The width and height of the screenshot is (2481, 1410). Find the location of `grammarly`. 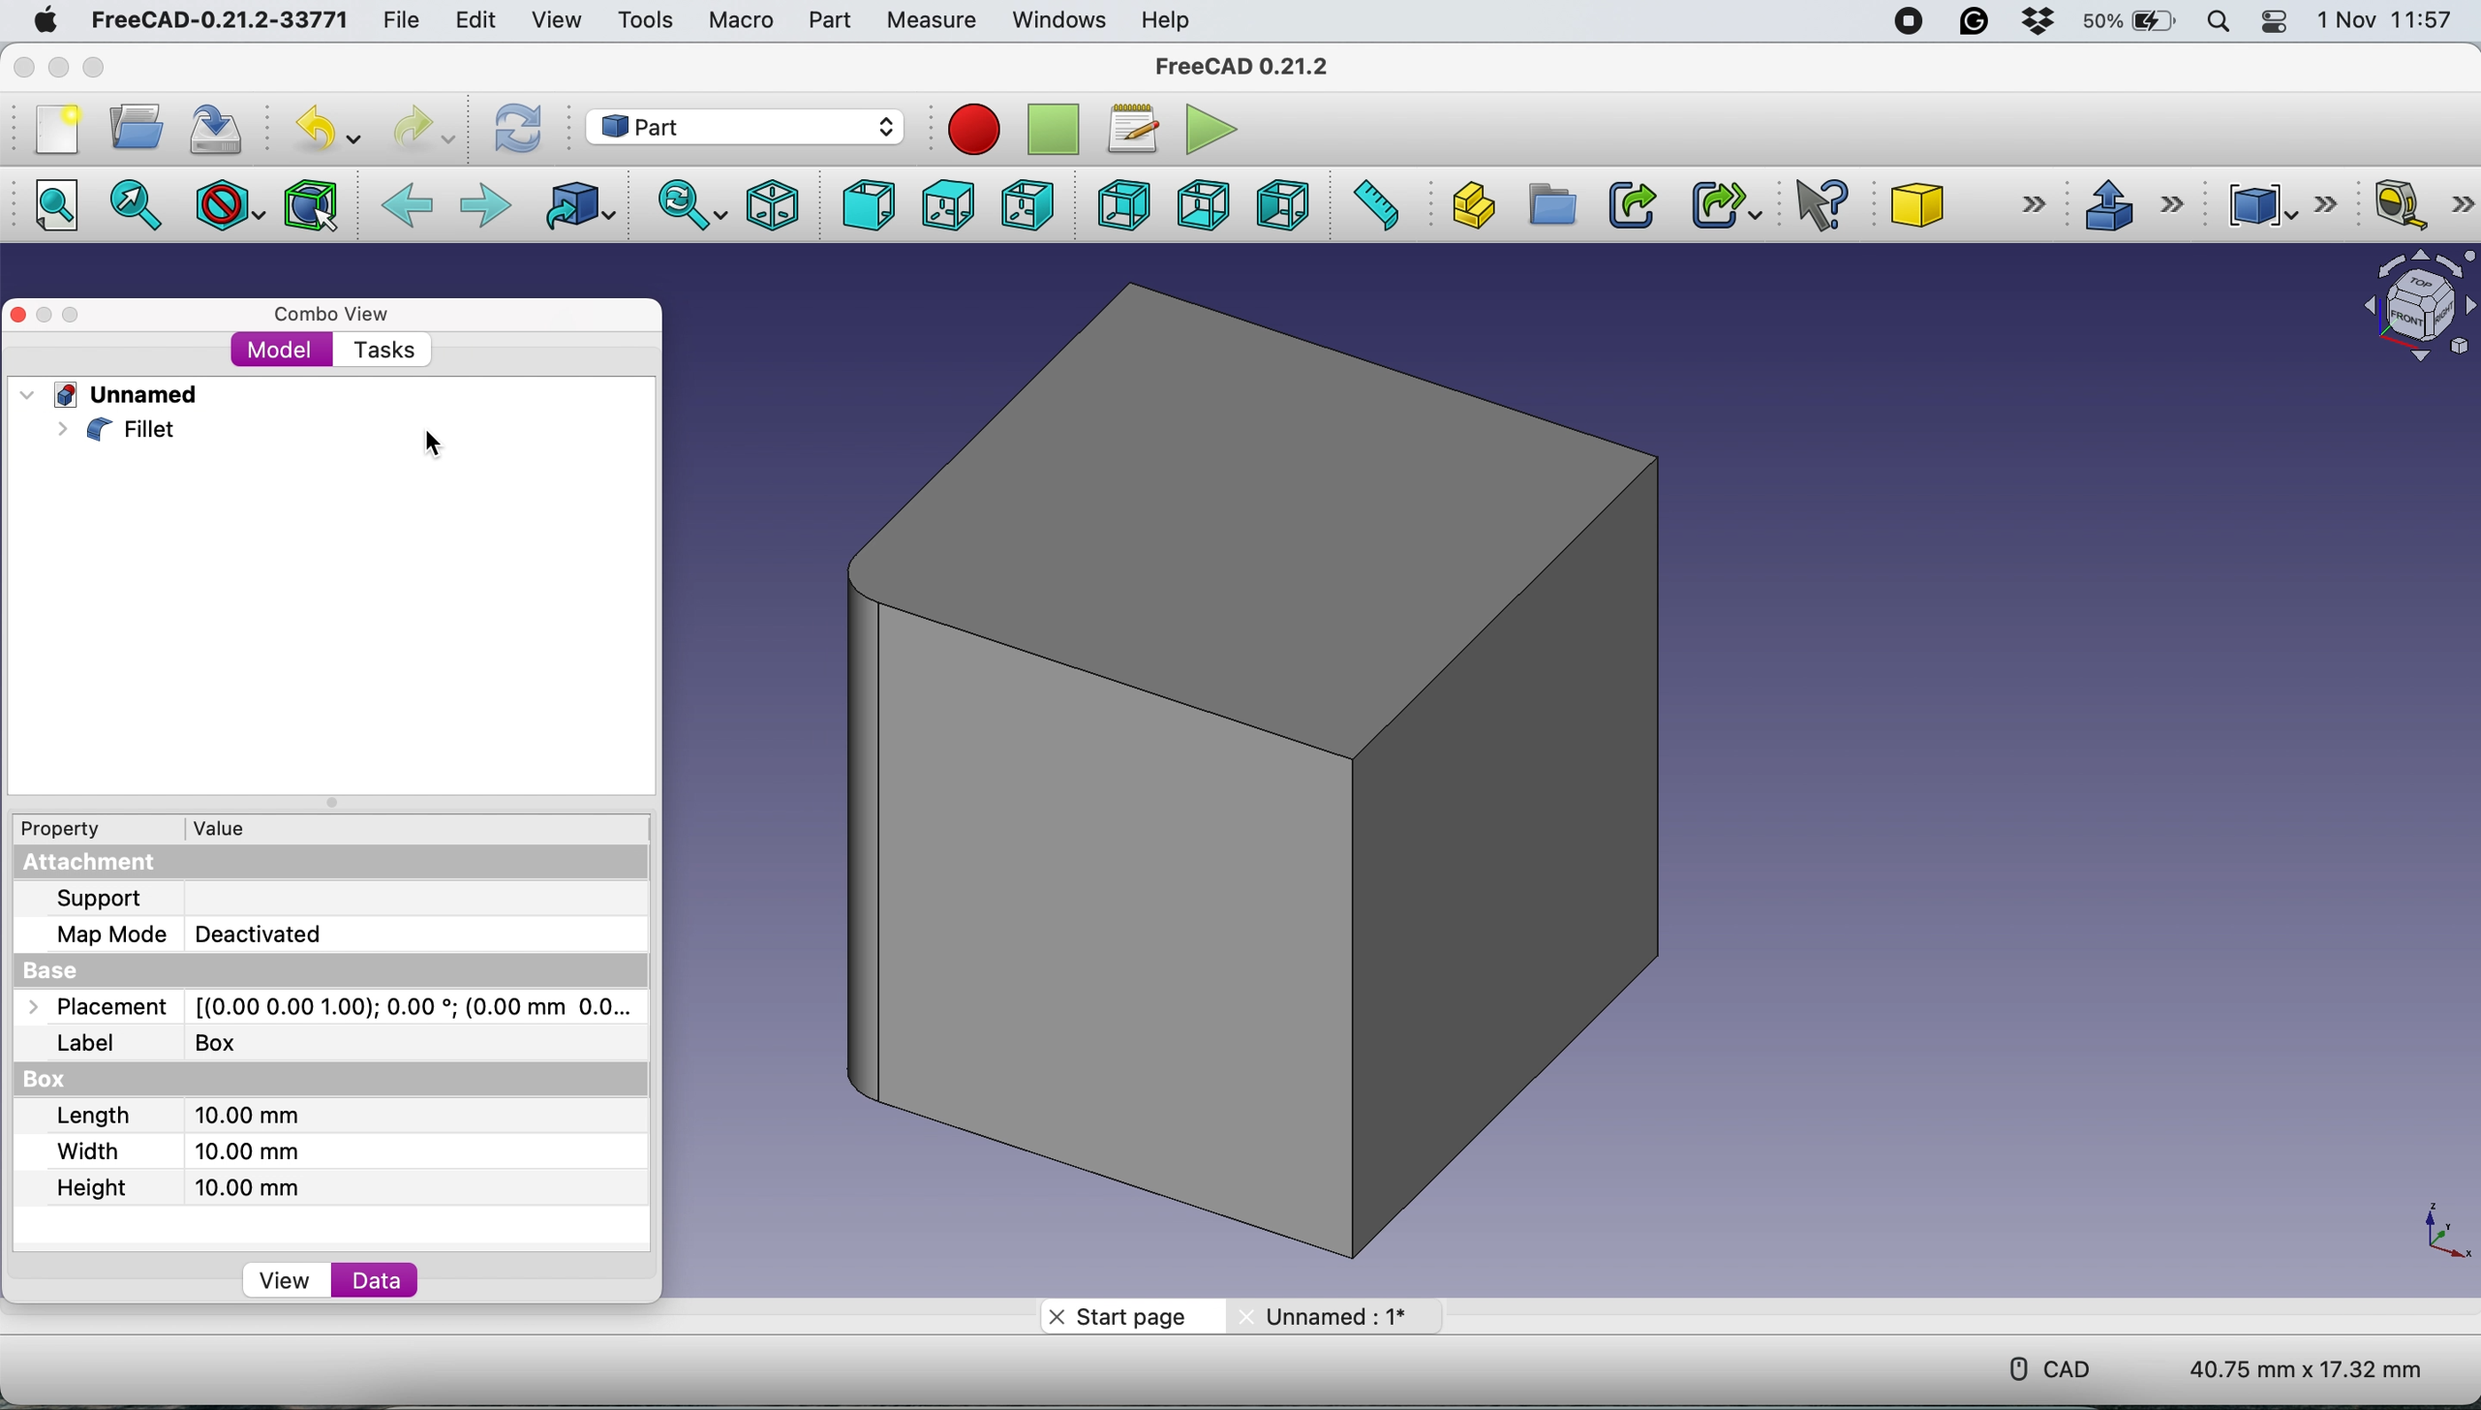

grammarly is located at coordinates (1980, 22).